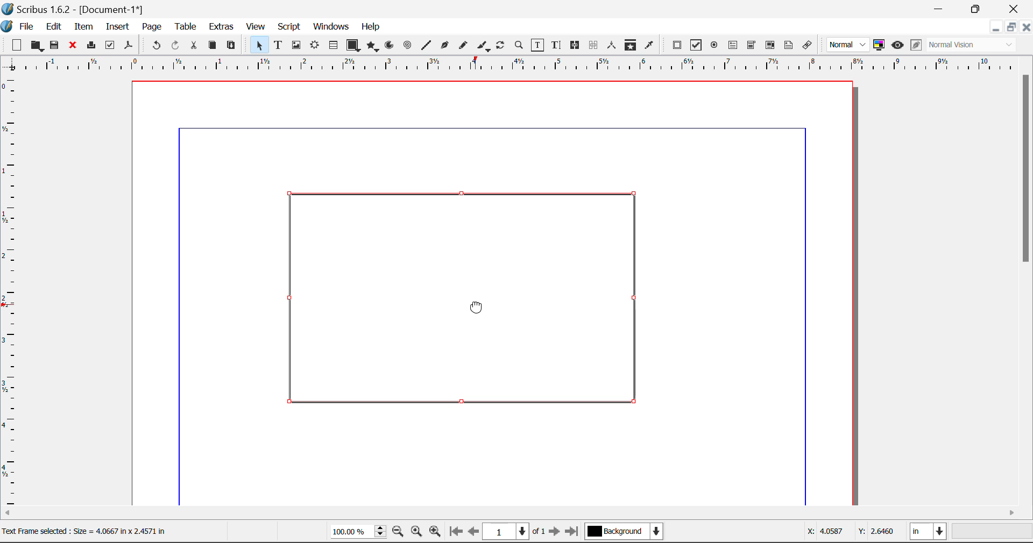  What do you see at coordinates (852, 533) in the screenshot?
I see `Cursor Coordinates` at bounding box center [852, 533].